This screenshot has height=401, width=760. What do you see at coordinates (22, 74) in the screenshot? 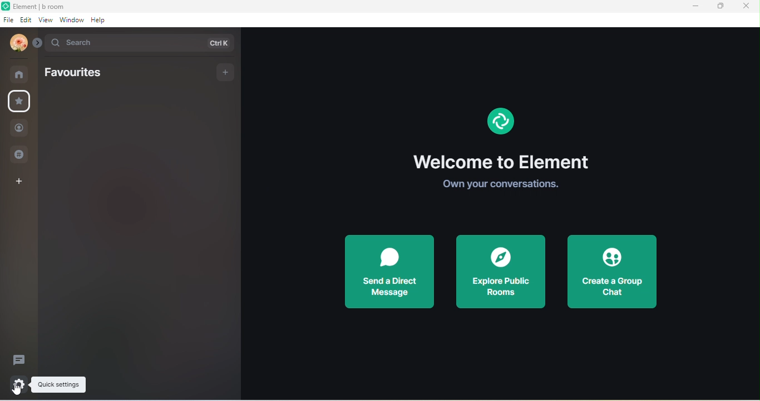
I see `home` at bounding box center [22, 74].